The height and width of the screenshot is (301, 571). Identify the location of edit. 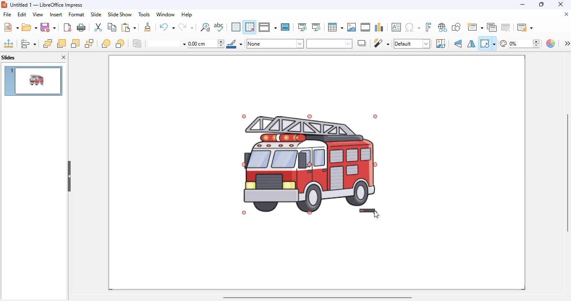
(22, 14).